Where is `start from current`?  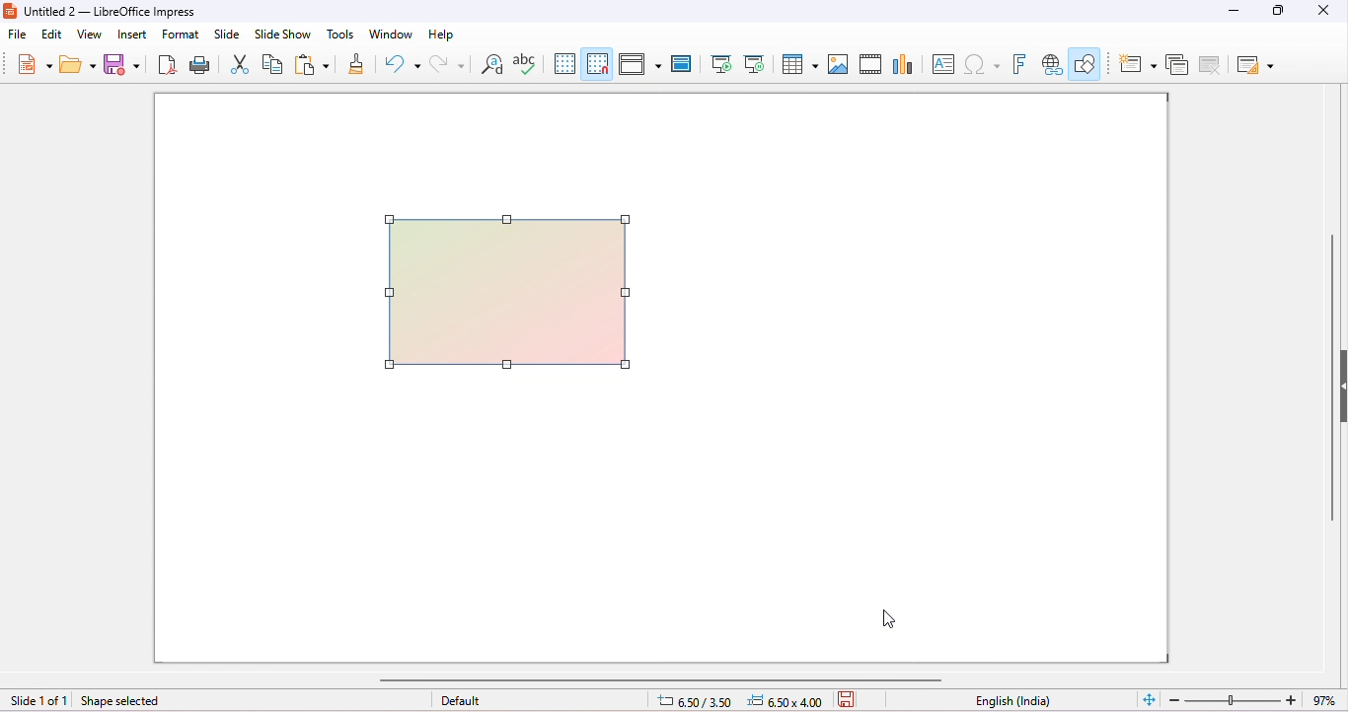
start from current is located at coordinates (754, 63).